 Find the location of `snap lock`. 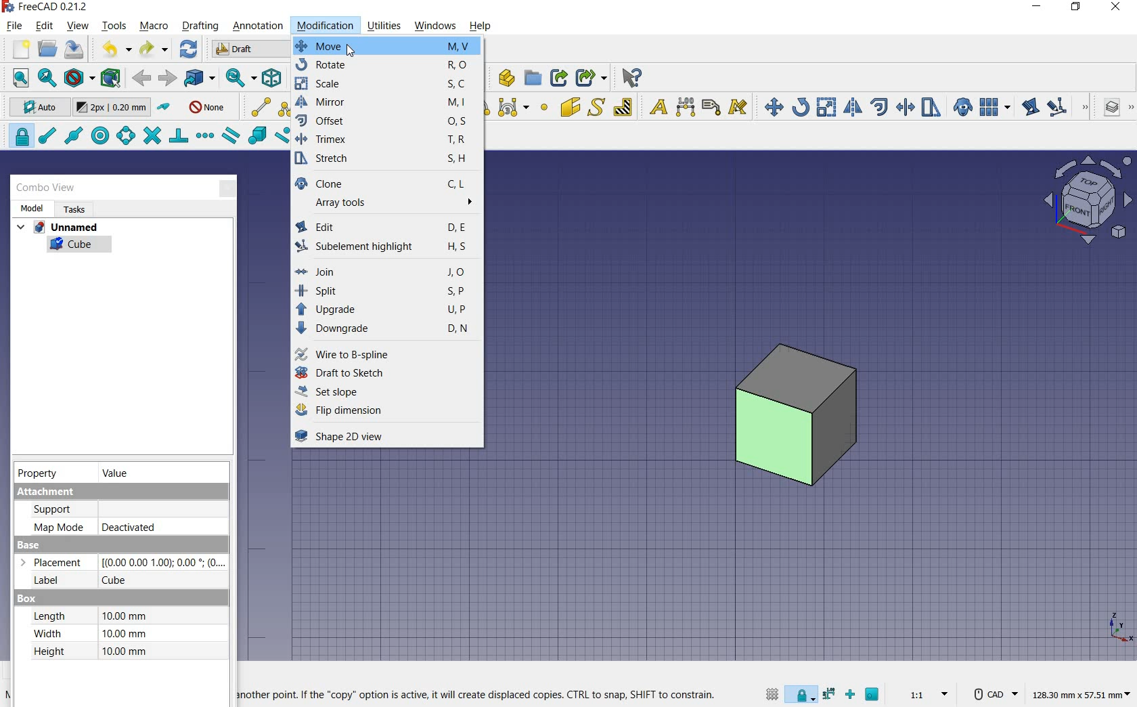

snap lock is located at coordinates (800, 696).